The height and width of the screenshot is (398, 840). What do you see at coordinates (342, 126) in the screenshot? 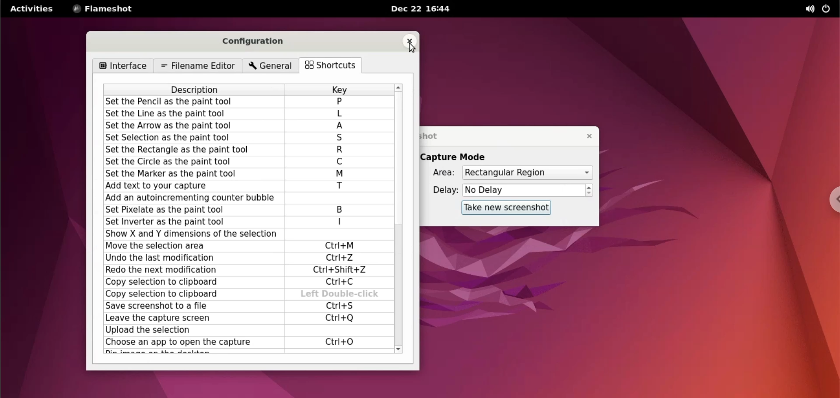
I see `A ` at bounding box center [342, 126].